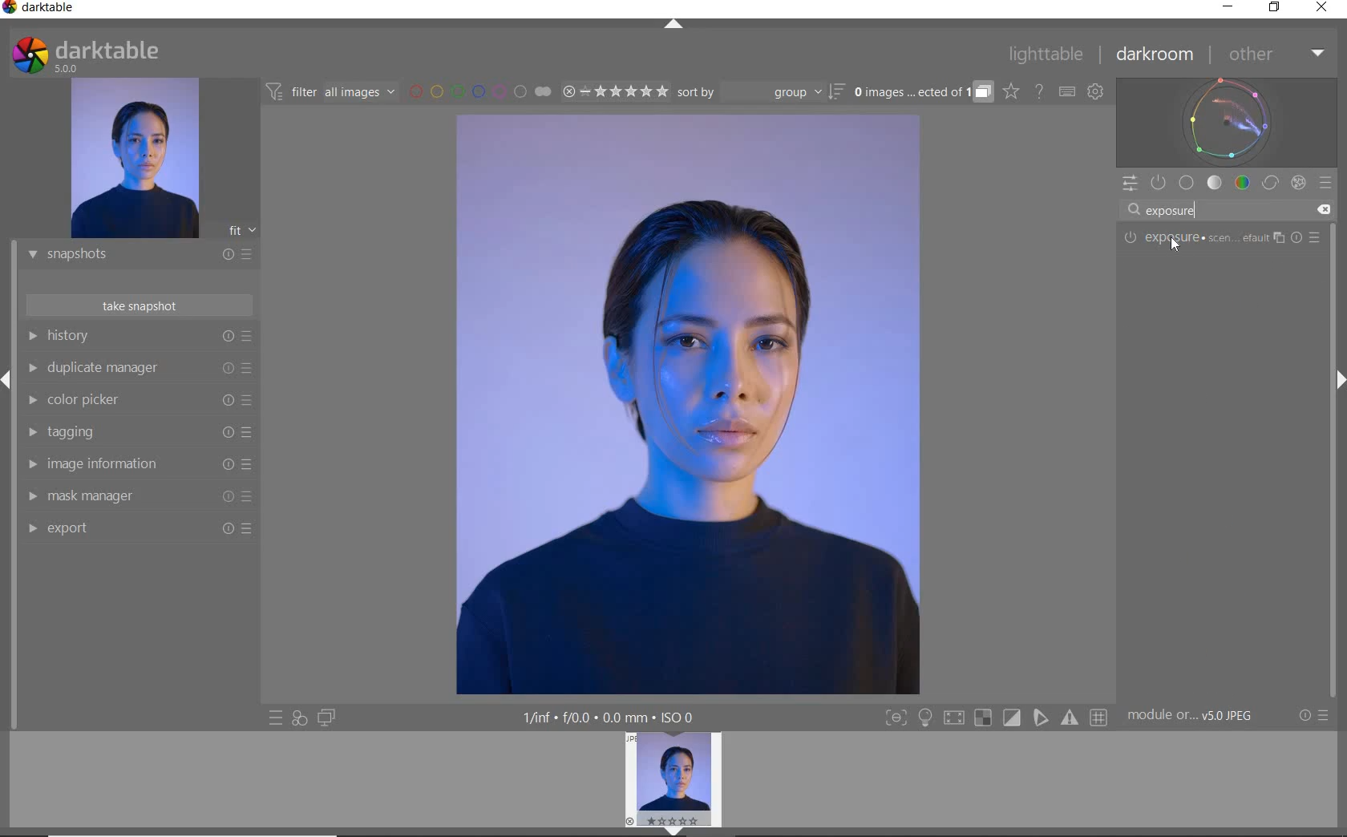 The height and width of the screenshot is (837, 1347). Describe the element at coordinates (1227, 121) in the screenshot. I see `WAVEFORM` at that location.